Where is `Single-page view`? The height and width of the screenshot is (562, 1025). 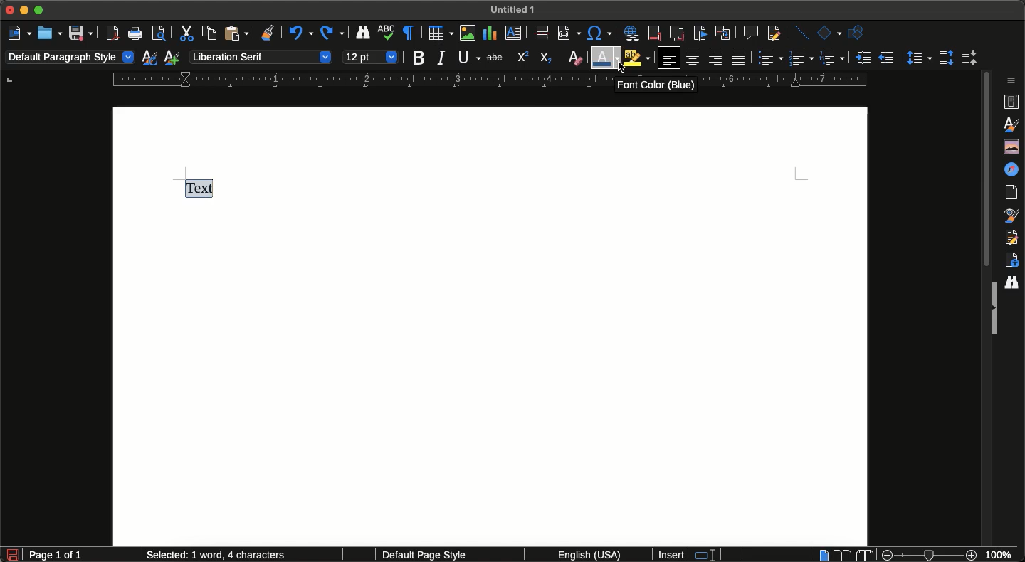
Single-page view is located at coordinates (823, 555).